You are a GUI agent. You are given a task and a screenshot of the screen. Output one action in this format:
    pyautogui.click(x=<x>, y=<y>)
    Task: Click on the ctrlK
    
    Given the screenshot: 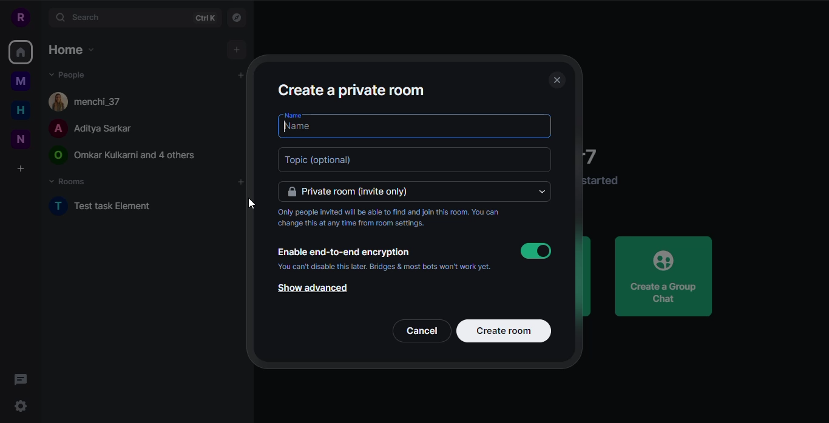 What is the action you would take?
    pyautogui.click(x=205, y=19)
    